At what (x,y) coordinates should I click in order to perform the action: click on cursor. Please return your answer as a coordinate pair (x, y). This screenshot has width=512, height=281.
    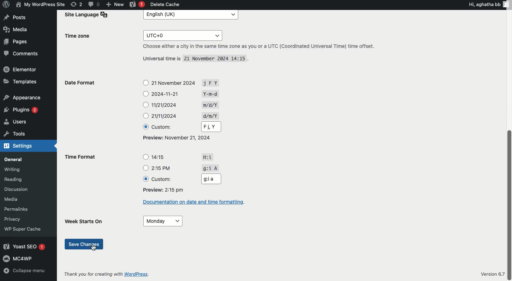
    Looking at the image, I should click on (92, 247).